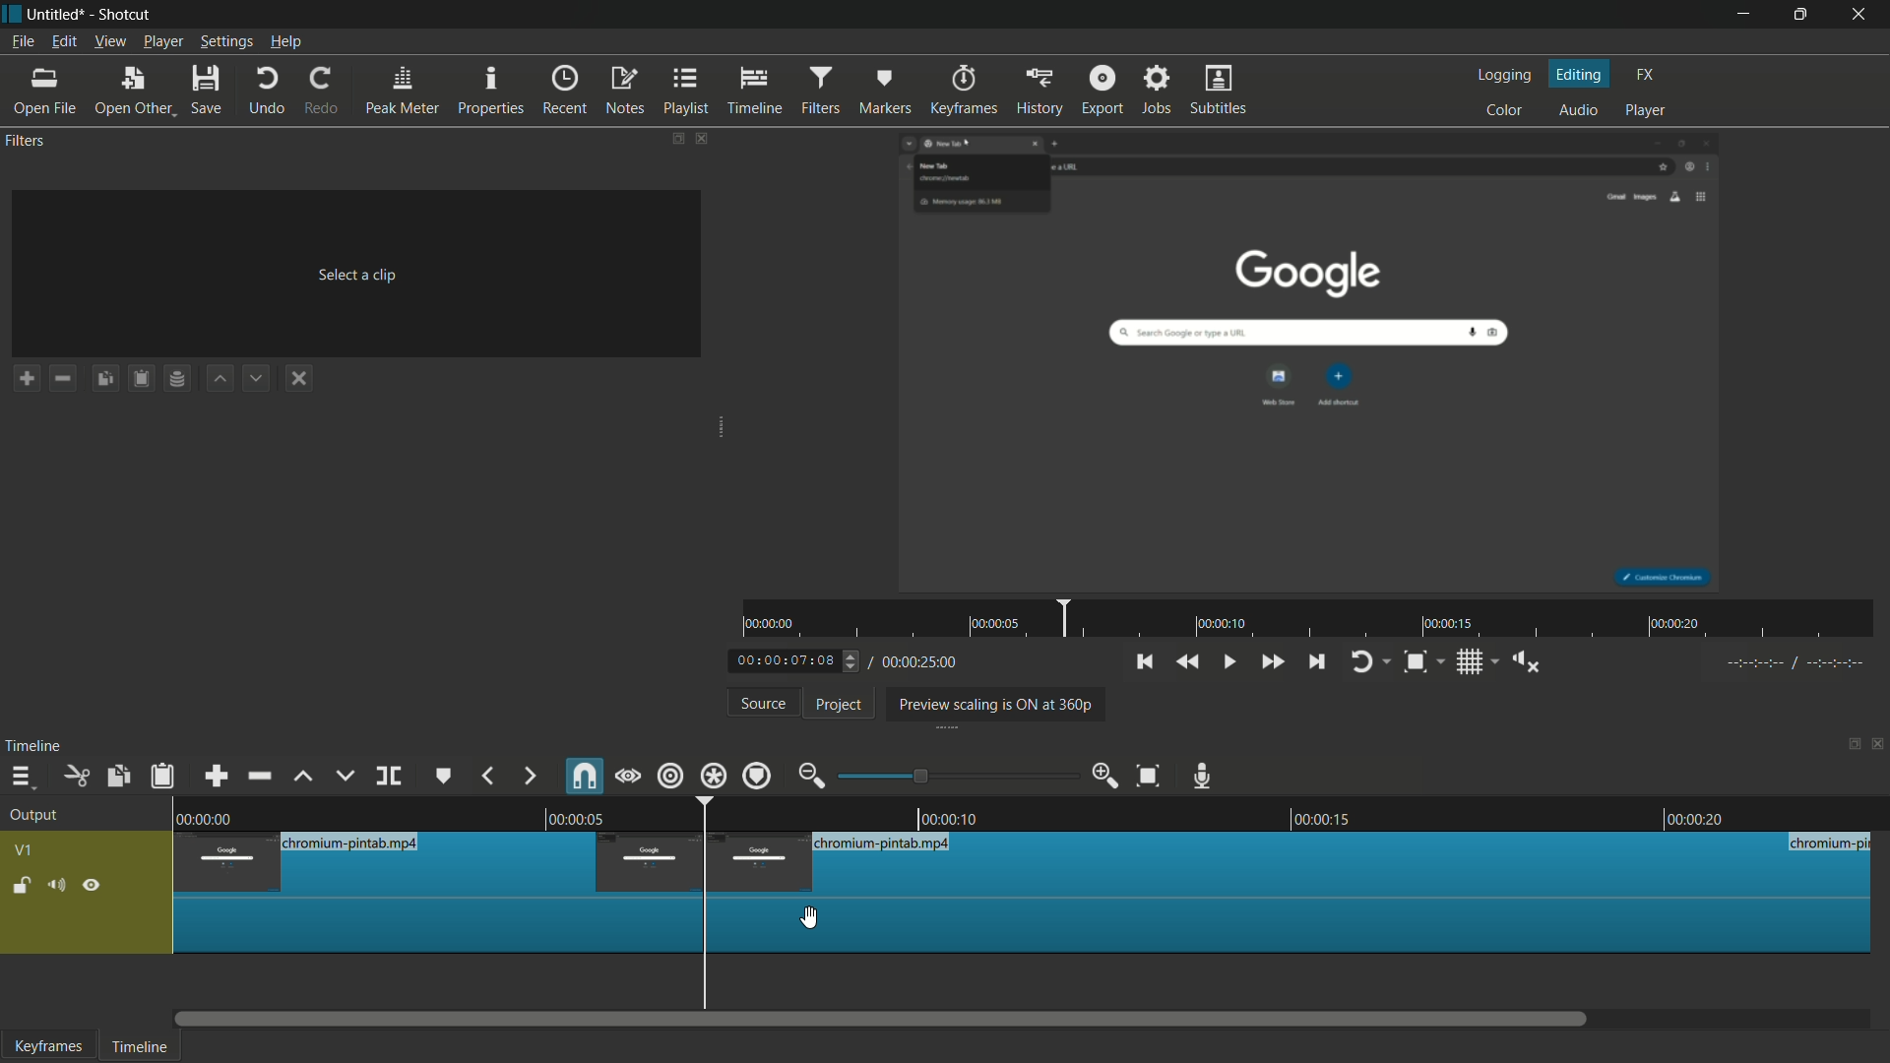 This screenshot has height=1063, width=1890. What do you see at coordinates (1472, 662) in the screenshot?
I see `toggle grid` at bounding box center [1472, 662].